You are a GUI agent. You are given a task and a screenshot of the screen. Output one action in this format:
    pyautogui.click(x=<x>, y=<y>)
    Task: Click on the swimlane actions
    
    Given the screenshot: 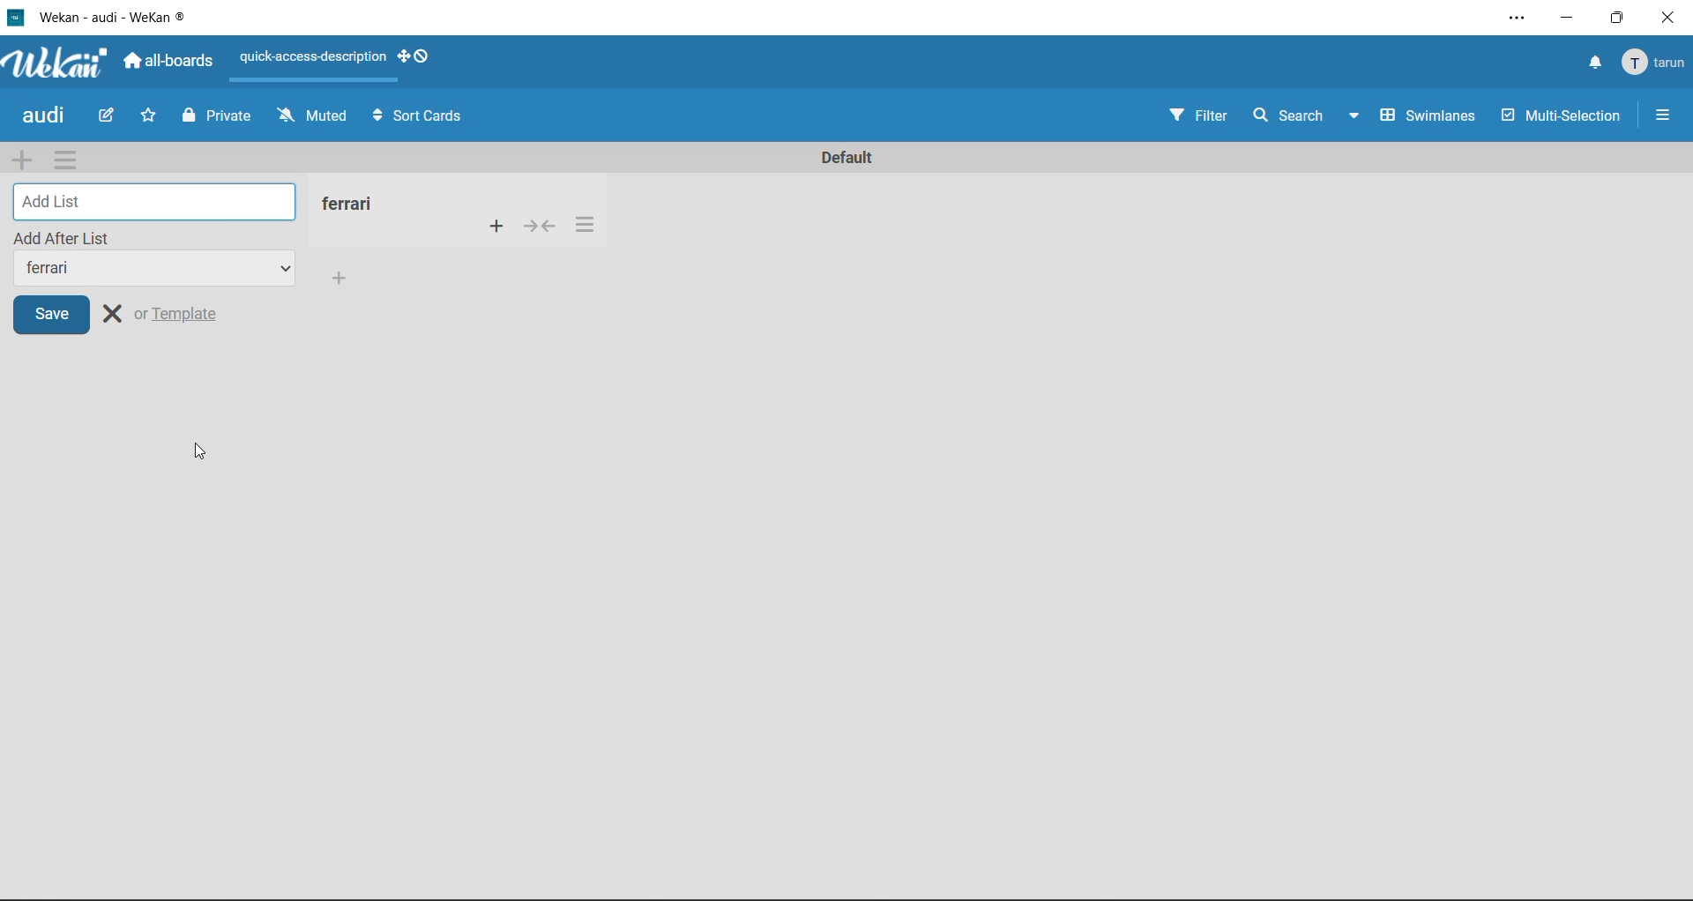 What is the action you would take?
    pyautogui.click(x=66, y=161)
    